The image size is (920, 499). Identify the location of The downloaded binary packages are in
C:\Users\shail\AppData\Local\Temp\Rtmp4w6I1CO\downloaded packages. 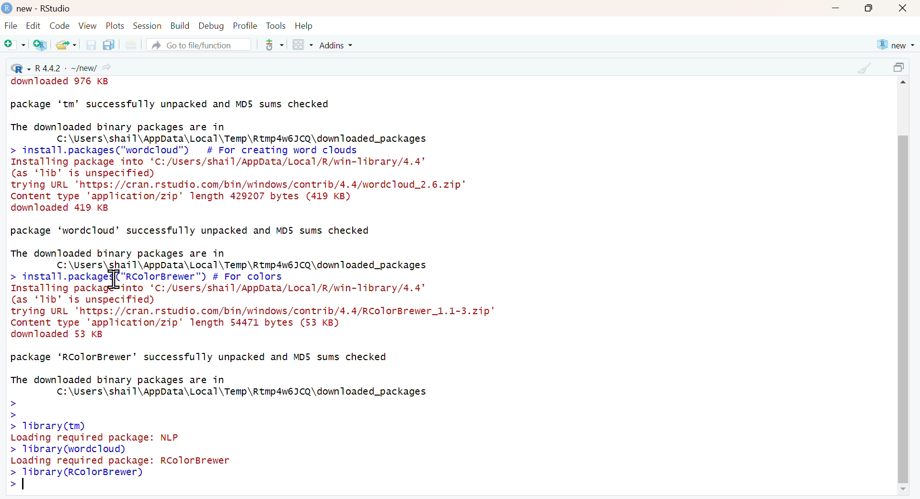
(221, 131).